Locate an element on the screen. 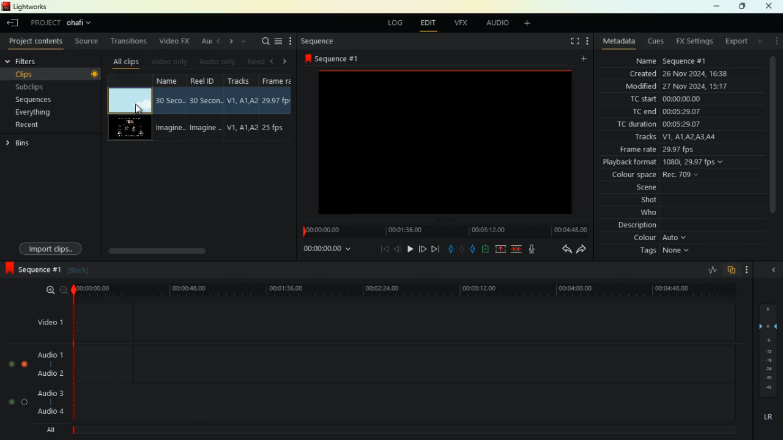 This screenshot has height=440, width=783. everything is located at coordinates (37, 112).